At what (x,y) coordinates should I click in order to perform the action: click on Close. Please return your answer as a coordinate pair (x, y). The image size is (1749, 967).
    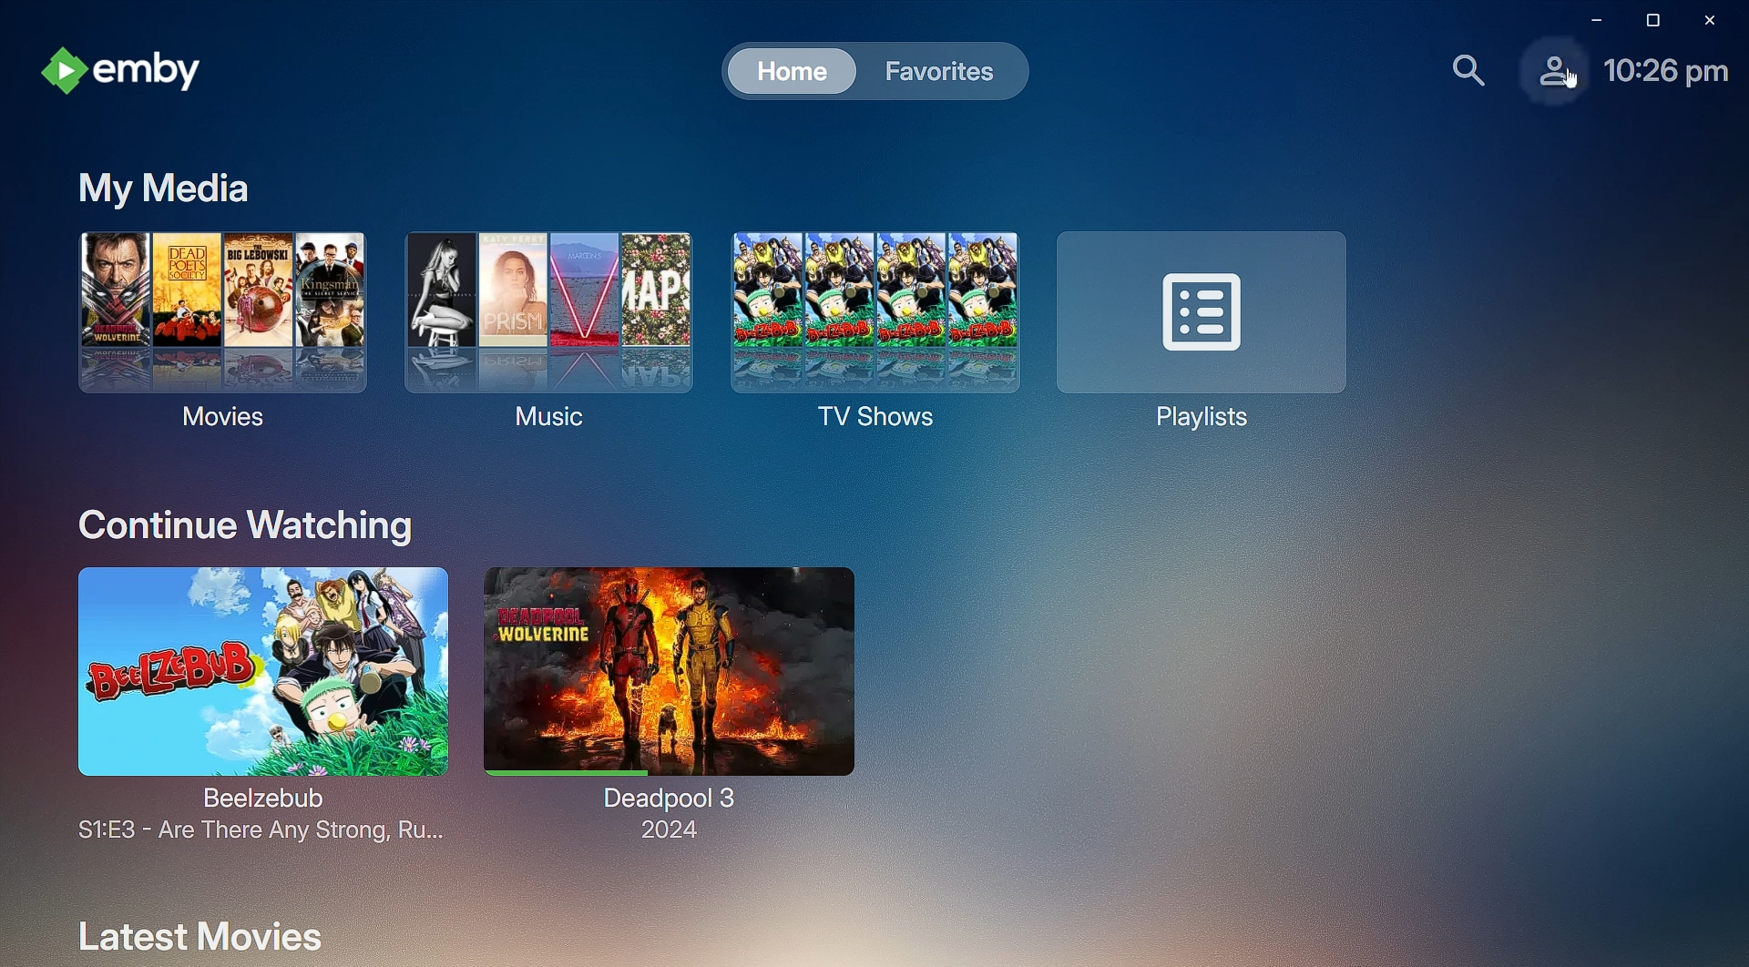
    Looking at the image, I should click on (1713, 21).